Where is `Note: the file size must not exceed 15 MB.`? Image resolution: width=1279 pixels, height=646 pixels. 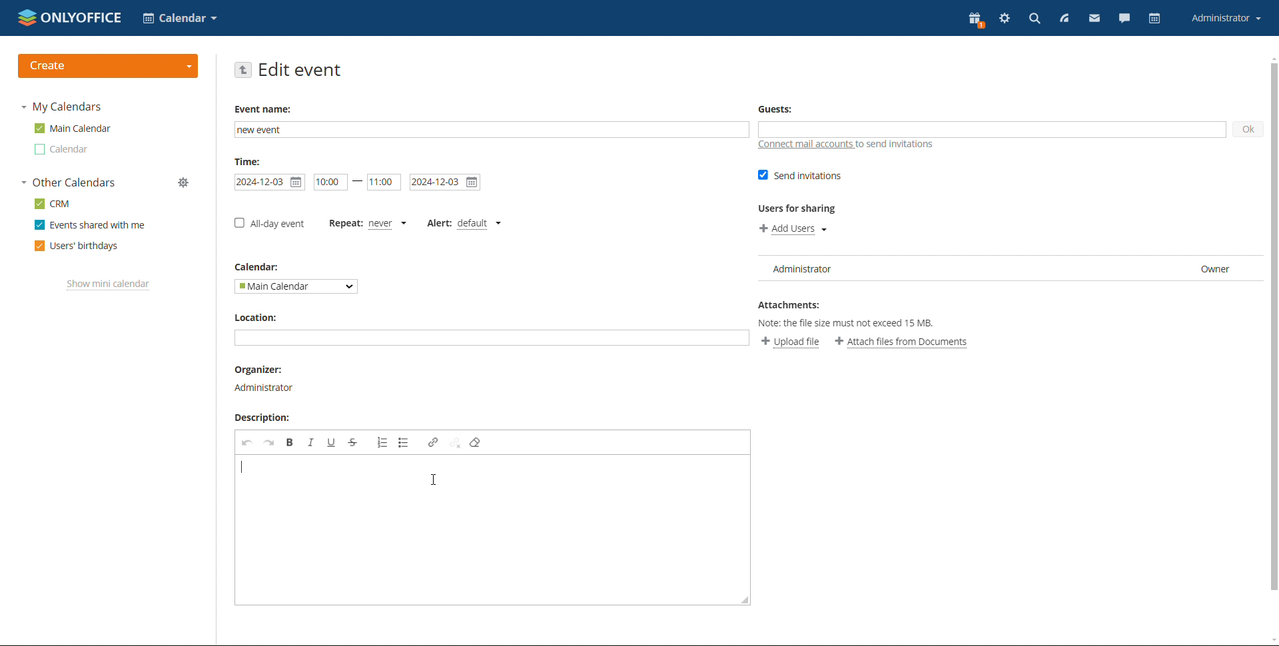
Note: the file size must not exceed 15 MB. is located at coordinates (857, 323).